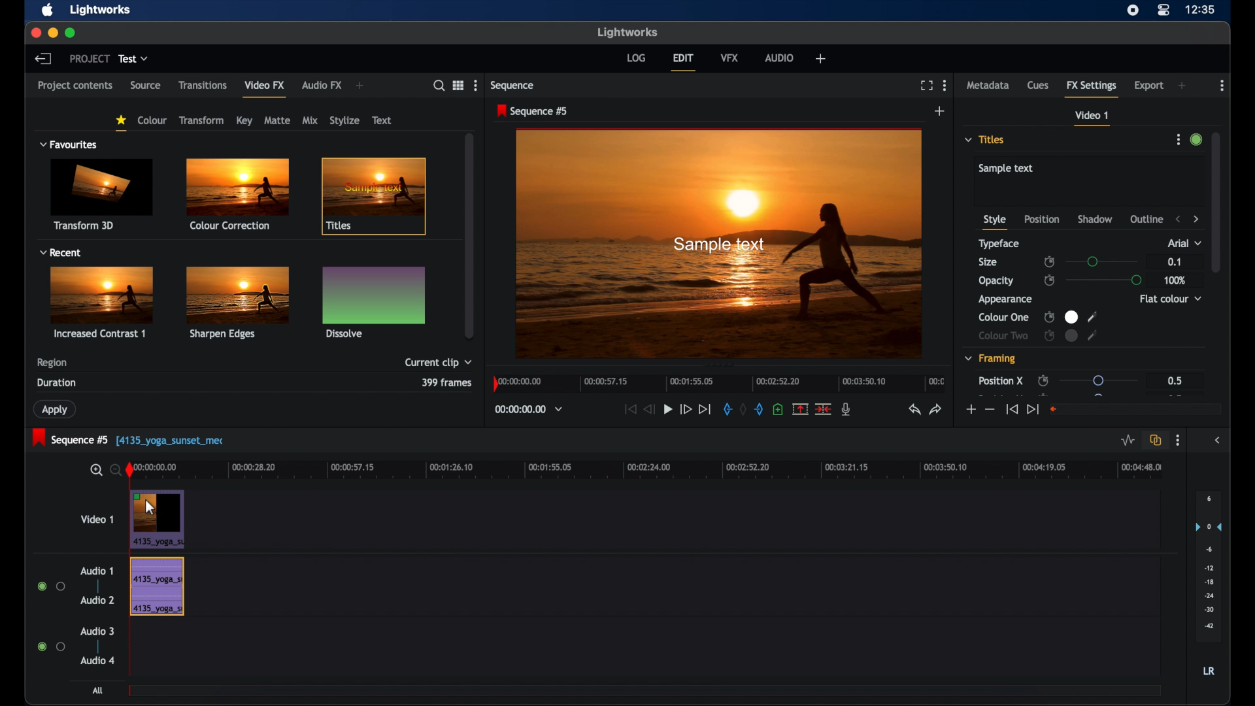  What do you see at coordinates (133, 59) in the screenshot?
I see `test dropdown` at bounding box center [133, 59].